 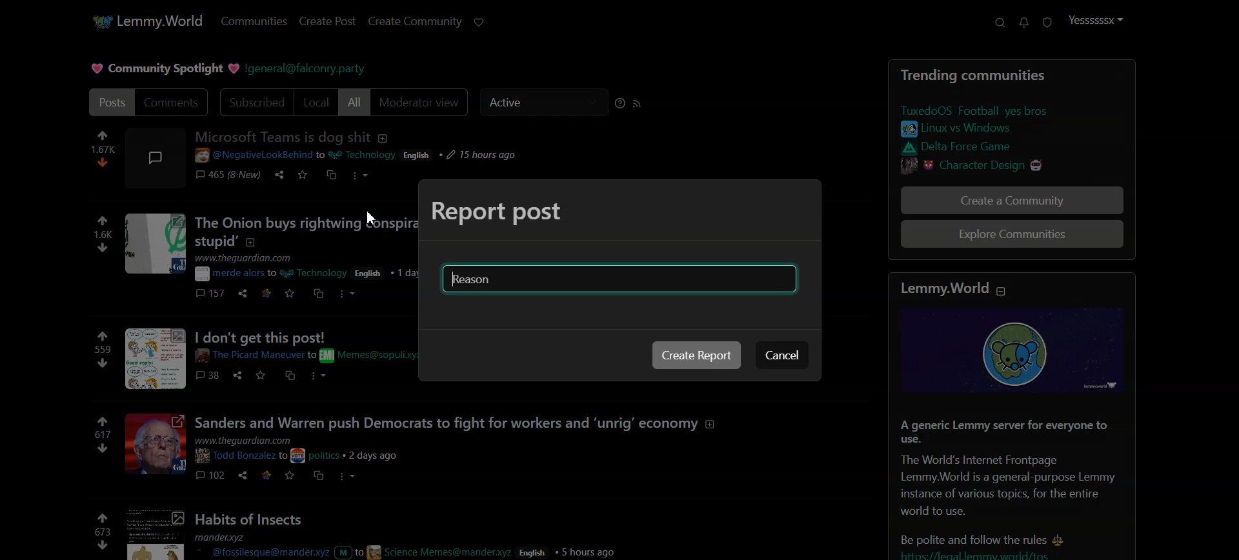 What do you see at coordinates (987, 165) in the screenshot?
I see `link` at bounding box center [987, 165].